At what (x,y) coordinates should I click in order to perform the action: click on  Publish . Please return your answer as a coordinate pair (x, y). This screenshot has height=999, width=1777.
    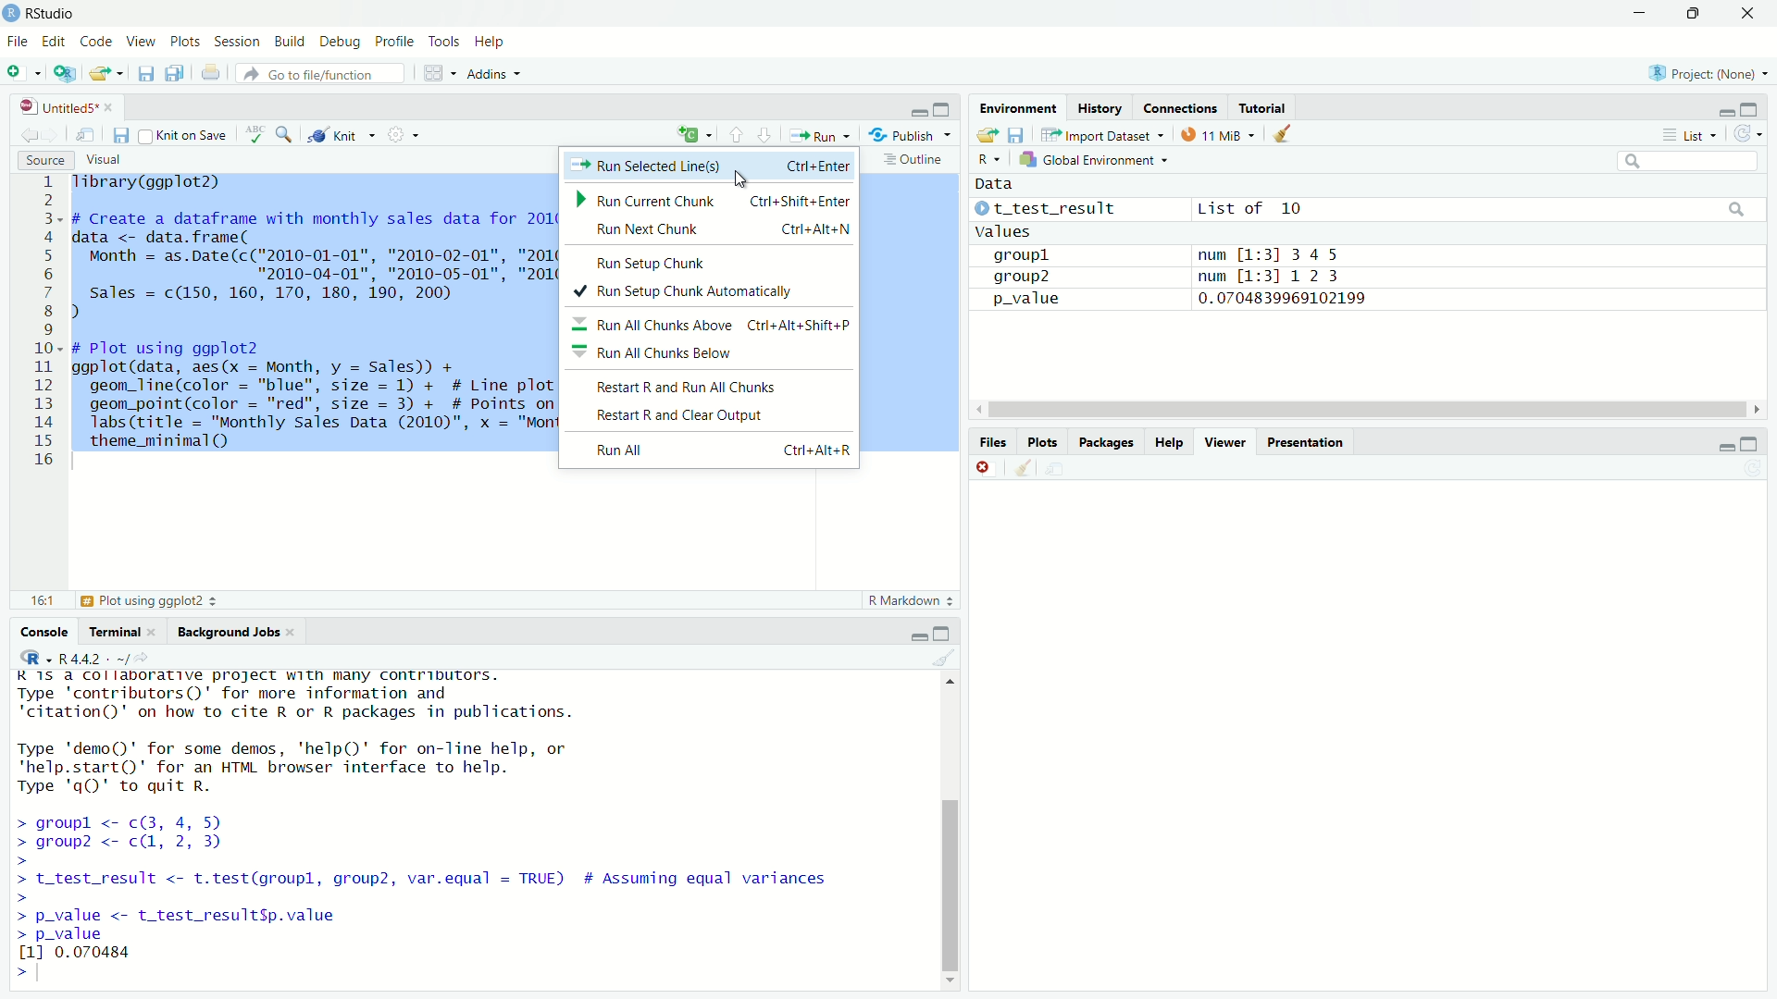
    Looking at the image, I should click on (914, 135).